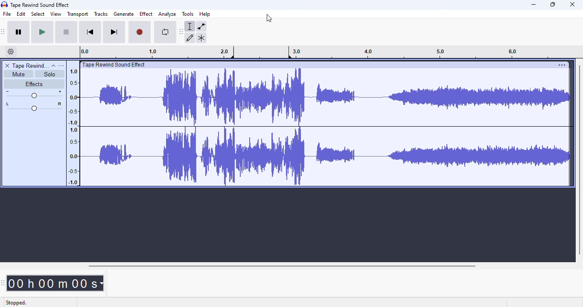 The width and height of the screenshot is (583, 307). I want to click on envelope tool, so click(201, 26).